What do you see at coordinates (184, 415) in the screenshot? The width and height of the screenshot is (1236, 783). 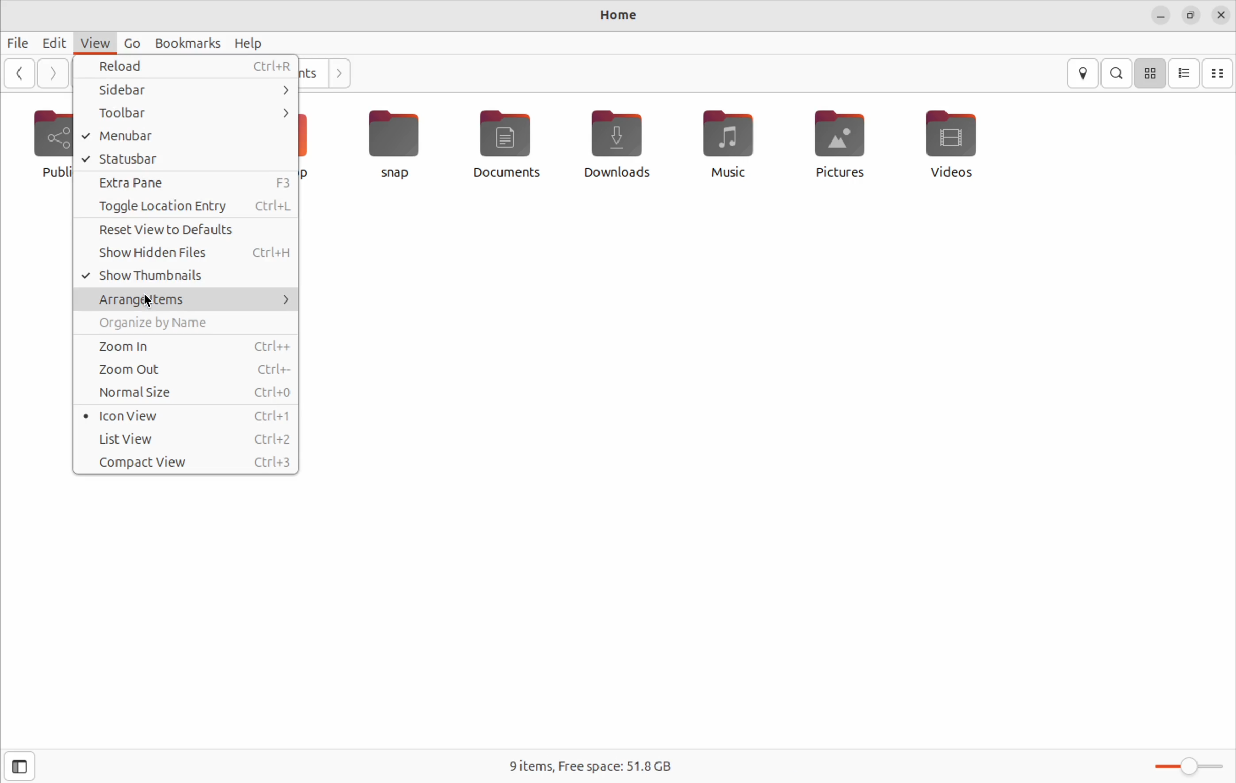 I see `icon view` at bounding box center [184, 415].